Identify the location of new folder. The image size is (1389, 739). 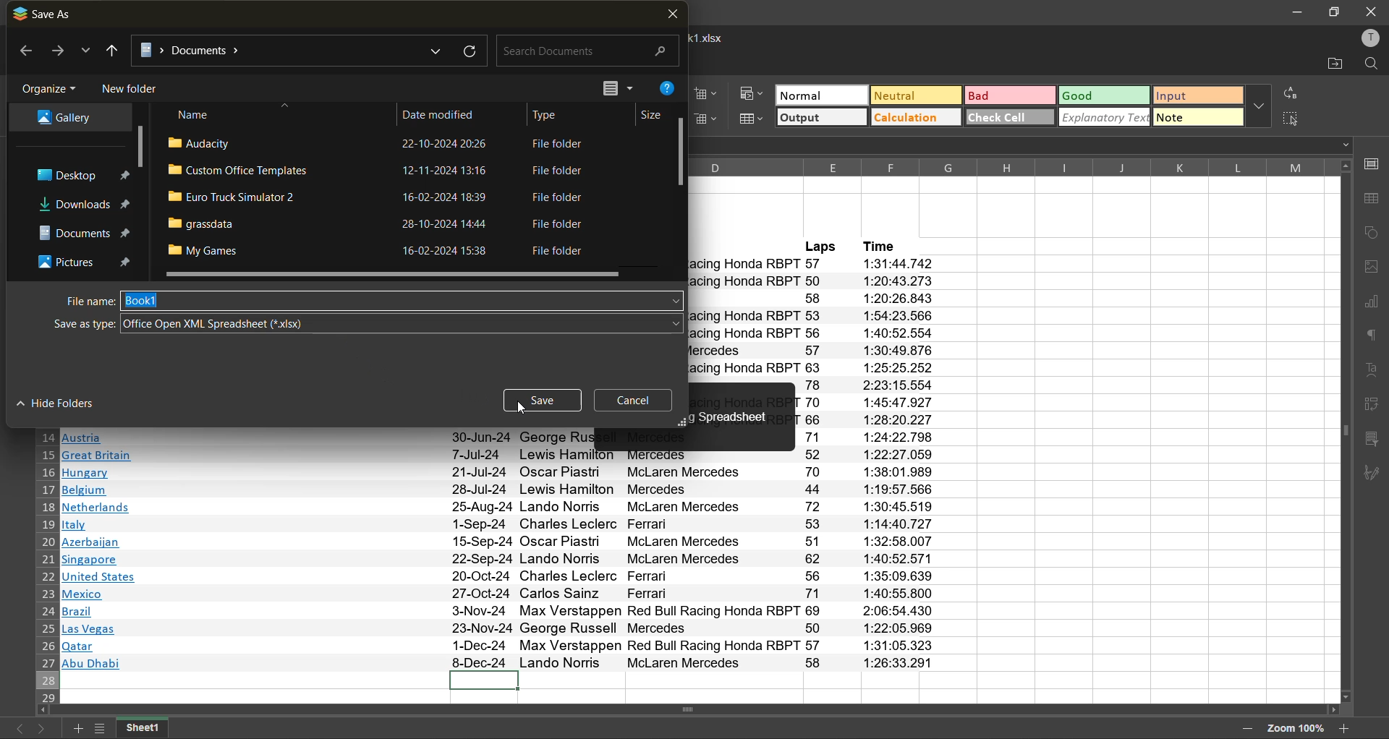
(131, 90).